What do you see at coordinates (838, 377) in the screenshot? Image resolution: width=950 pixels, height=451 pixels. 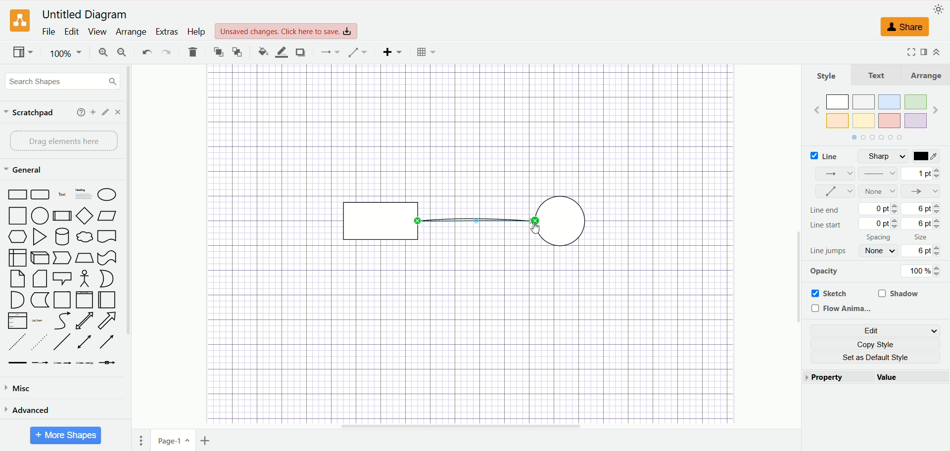 I see `property` at bounding box center [838, 377].